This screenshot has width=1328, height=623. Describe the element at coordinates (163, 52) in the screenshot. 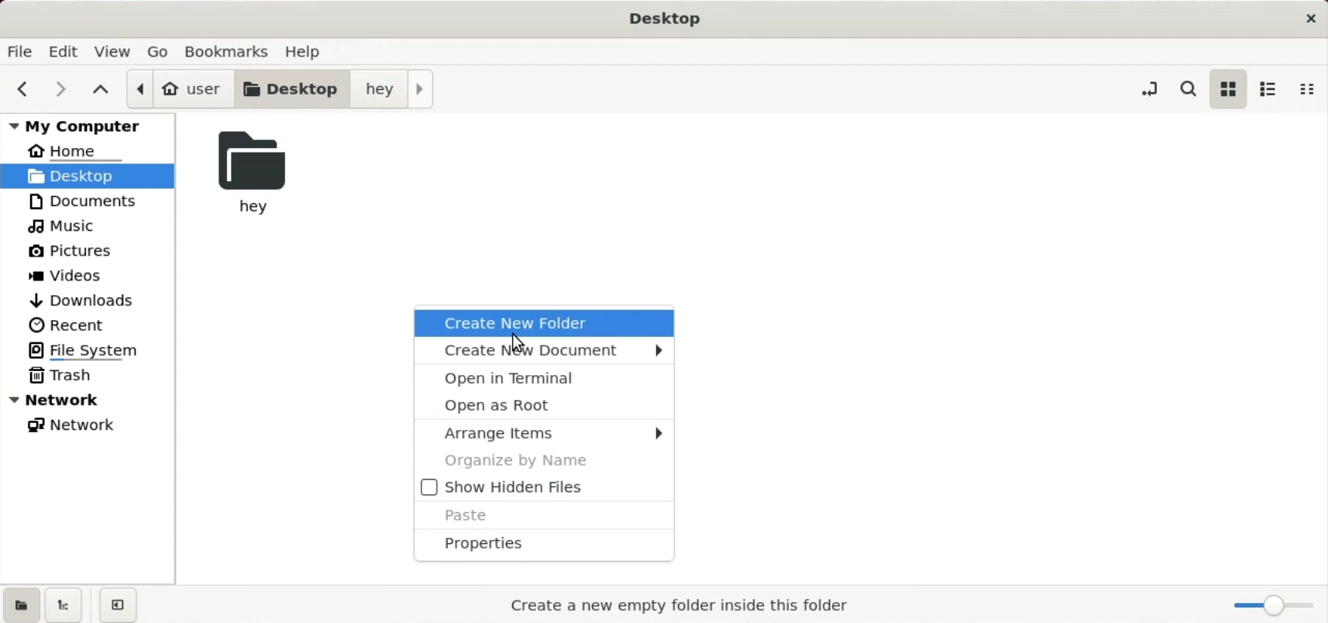

I see `go` at that location.